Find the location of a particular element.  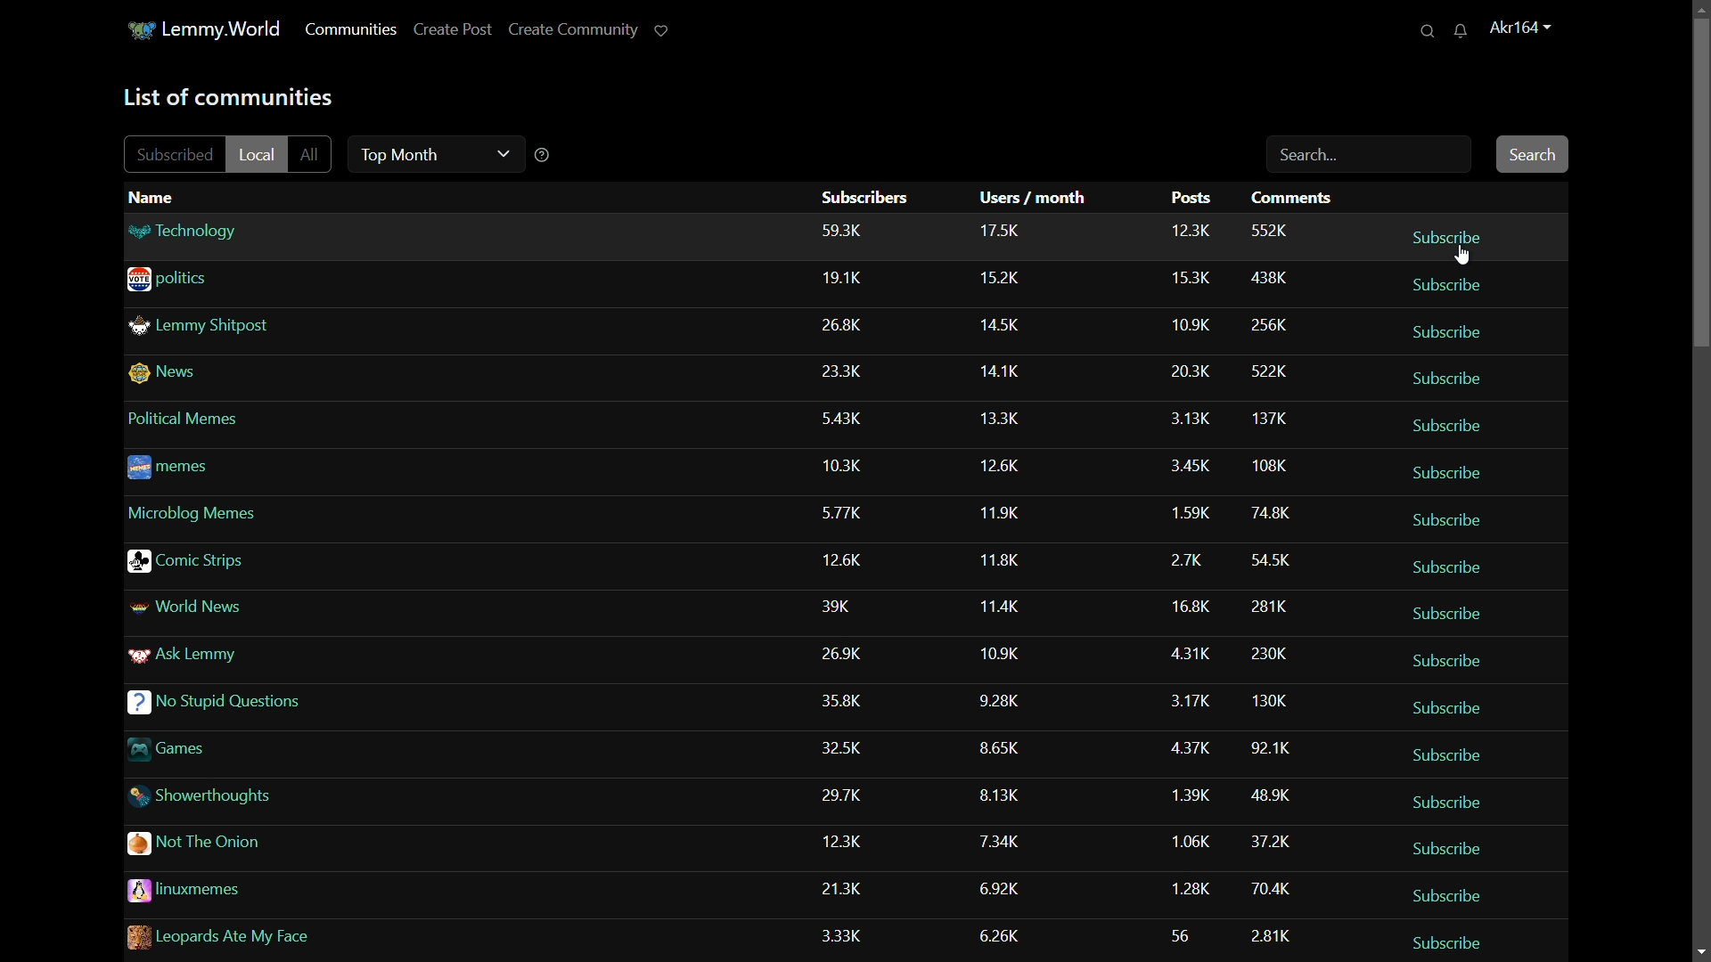

search is located at coordinates (1429, 31).